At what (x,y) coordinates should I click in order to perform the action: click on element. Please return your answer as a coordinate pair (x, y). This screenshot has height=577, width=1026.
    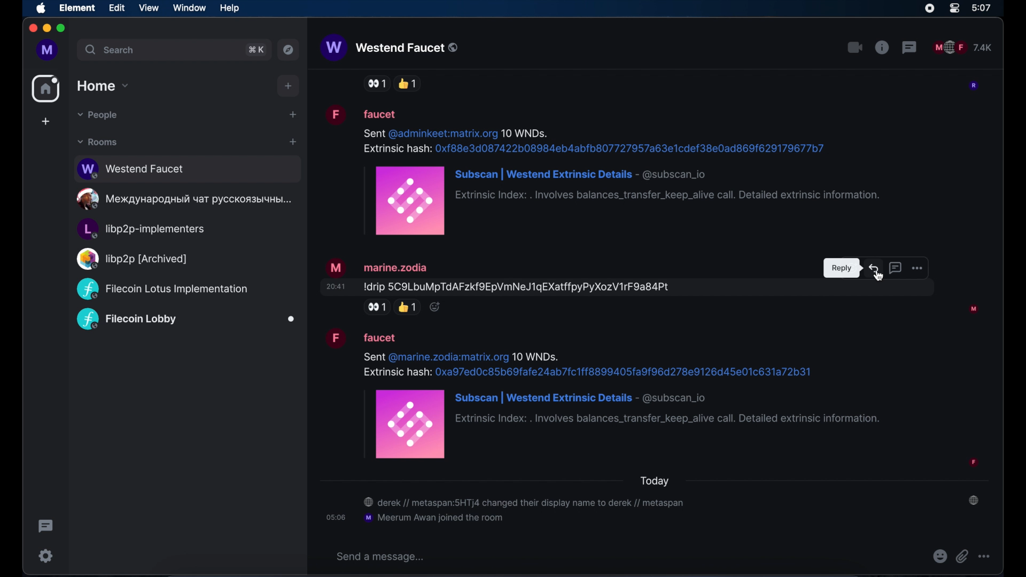
    Looking at the image, I should click on (78, 8).